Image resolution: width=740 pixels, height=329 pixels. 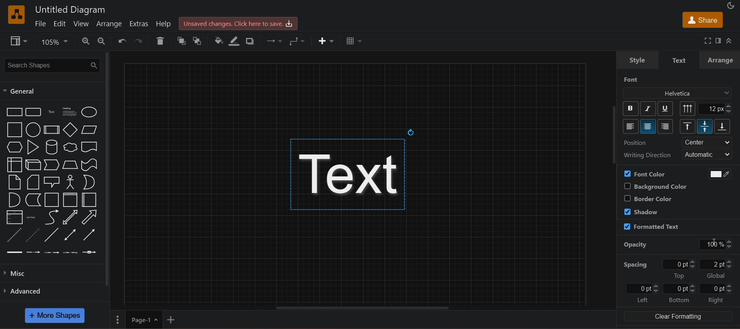 What do you see at coordinates (90, 165) in the screenshot?
I see `tape` at bounding box center [90, 165].